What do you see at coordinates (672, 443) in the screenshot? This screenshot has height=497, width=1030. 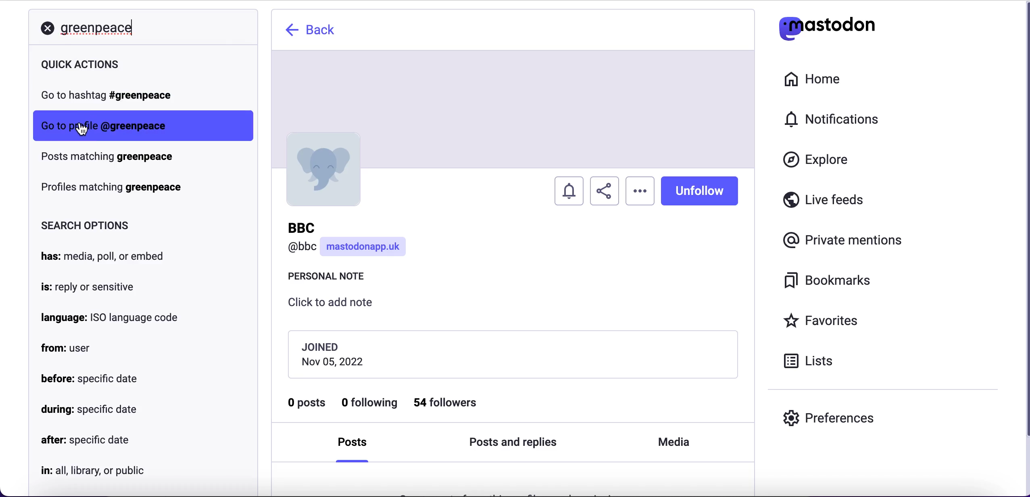 I see `media` at bounding box center [672, 443].